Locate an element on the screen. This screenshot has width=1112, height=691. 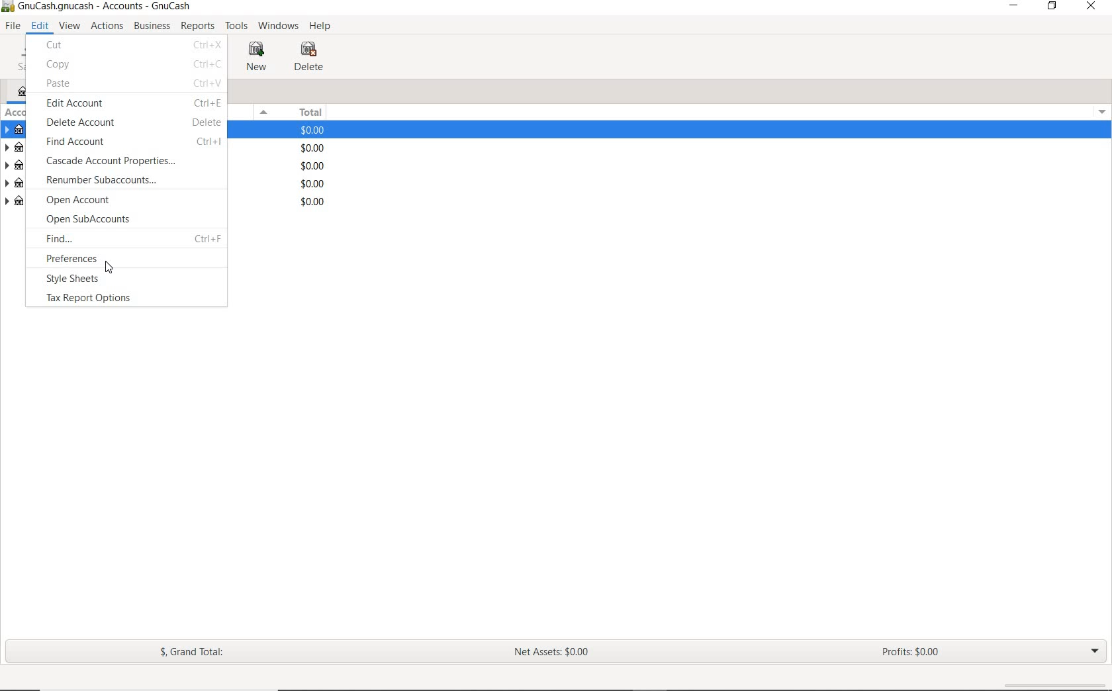
CUT is located at coordinates (132, 46).